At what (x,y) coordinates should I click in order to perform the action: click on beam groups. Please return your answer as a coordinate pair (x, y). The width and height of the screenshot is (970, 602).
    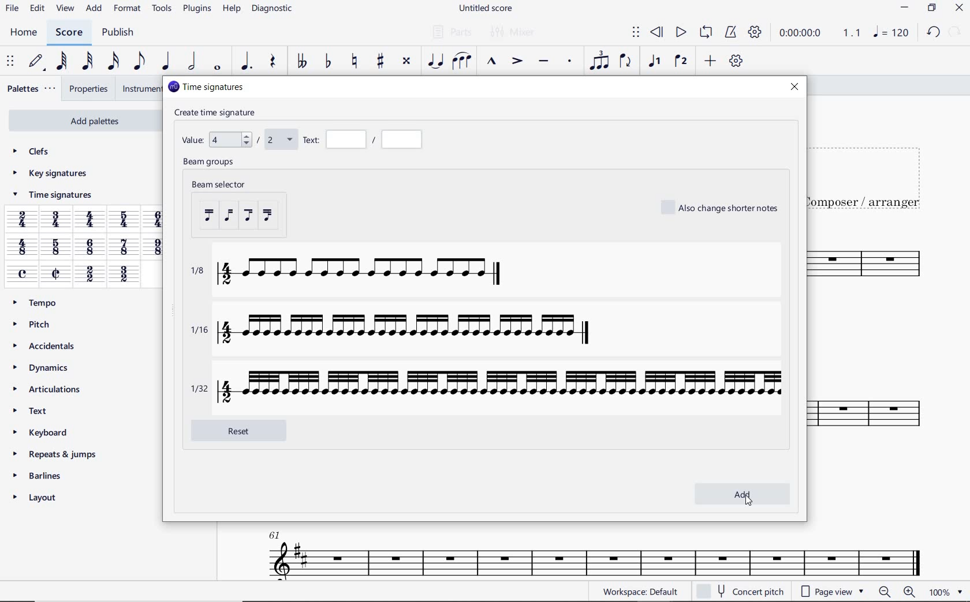
    Looking at the image, I should click on (211, 163).